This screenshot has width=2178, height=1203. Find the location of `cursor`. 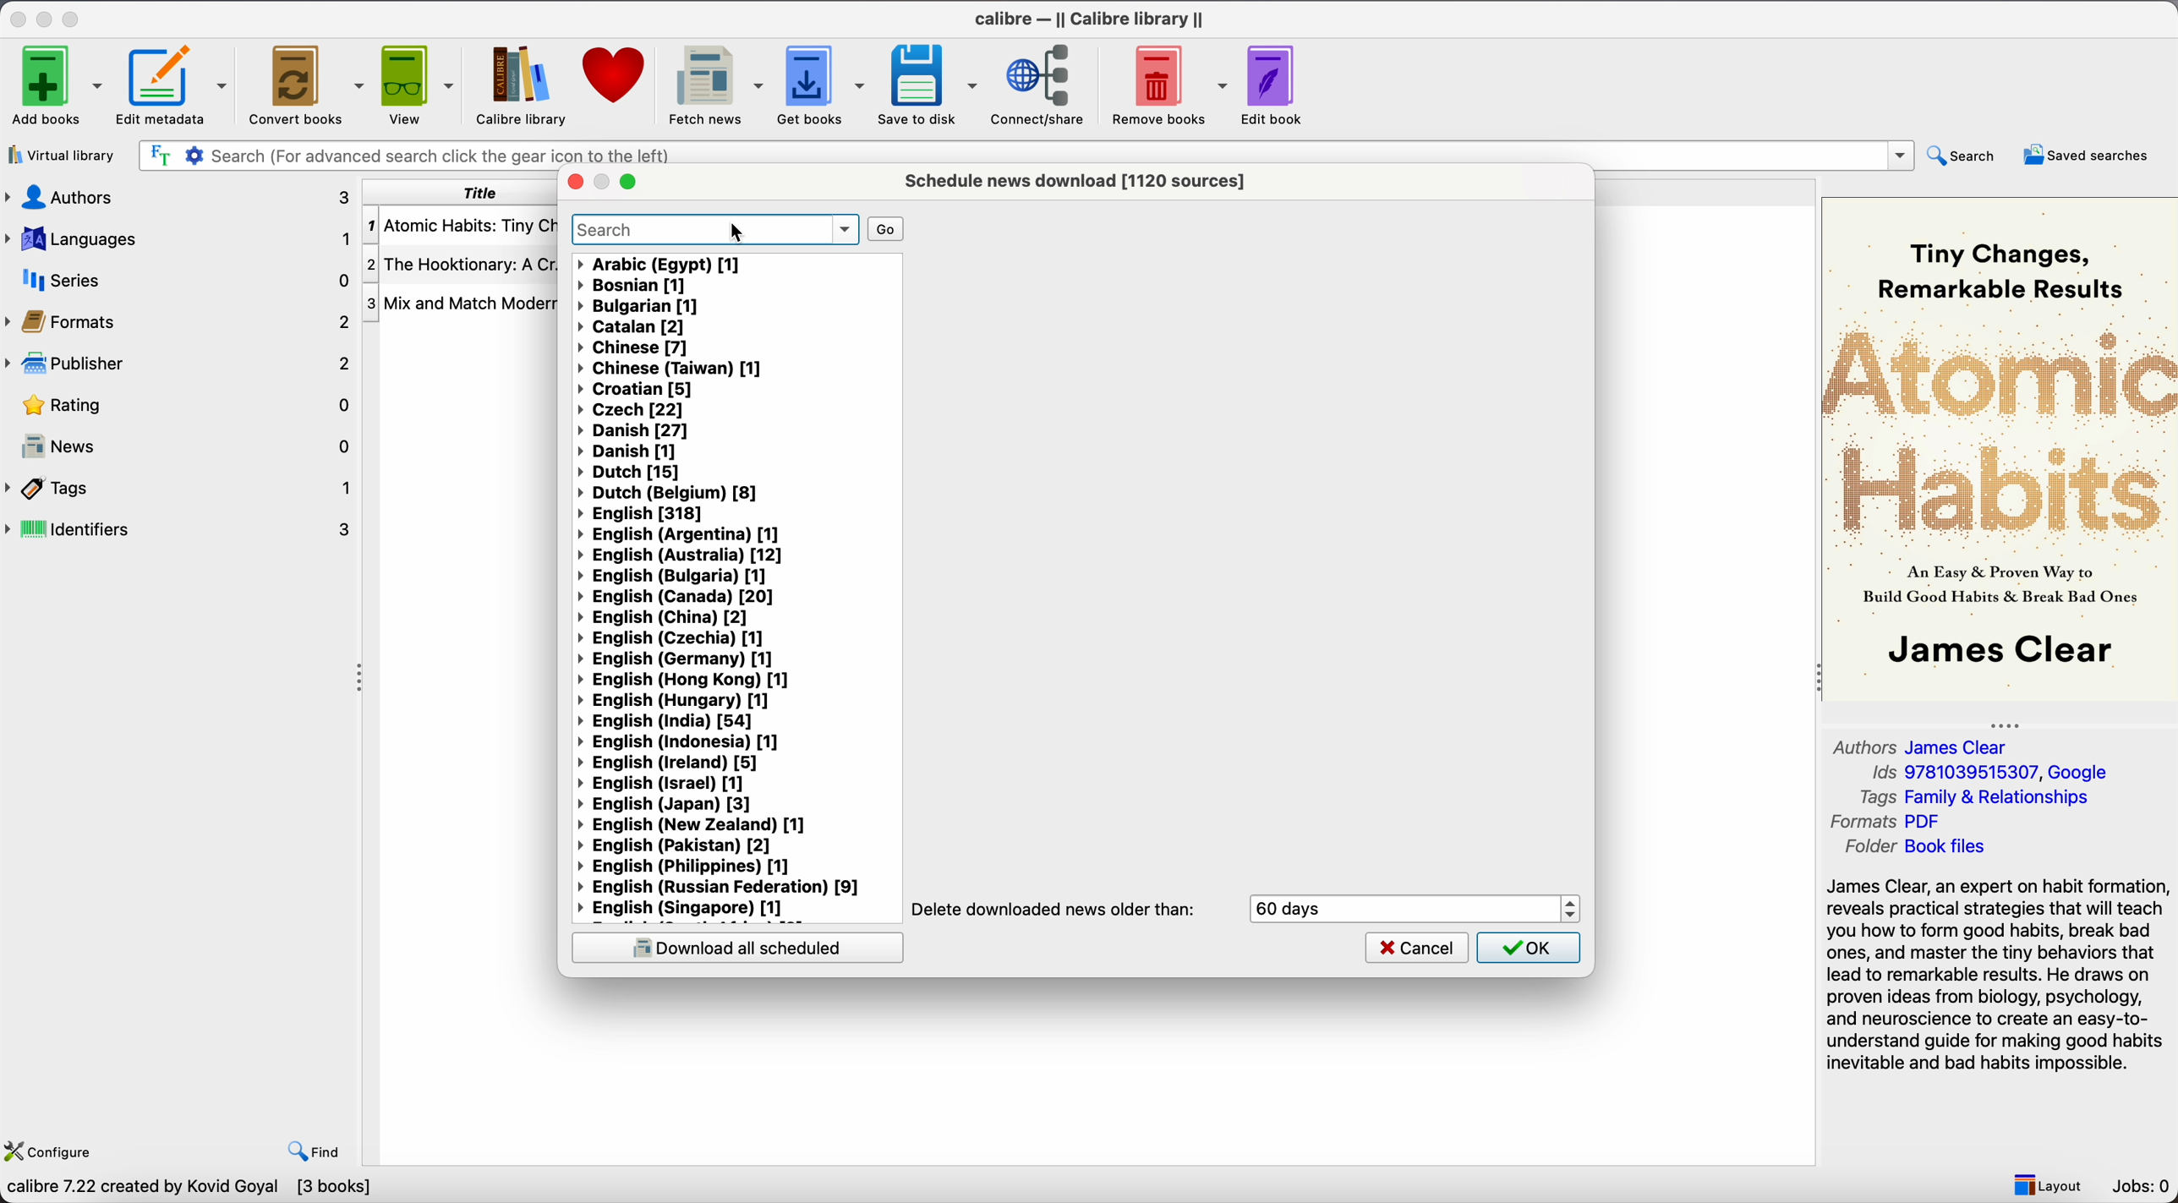

cursor is located at coordinates (736, 231).